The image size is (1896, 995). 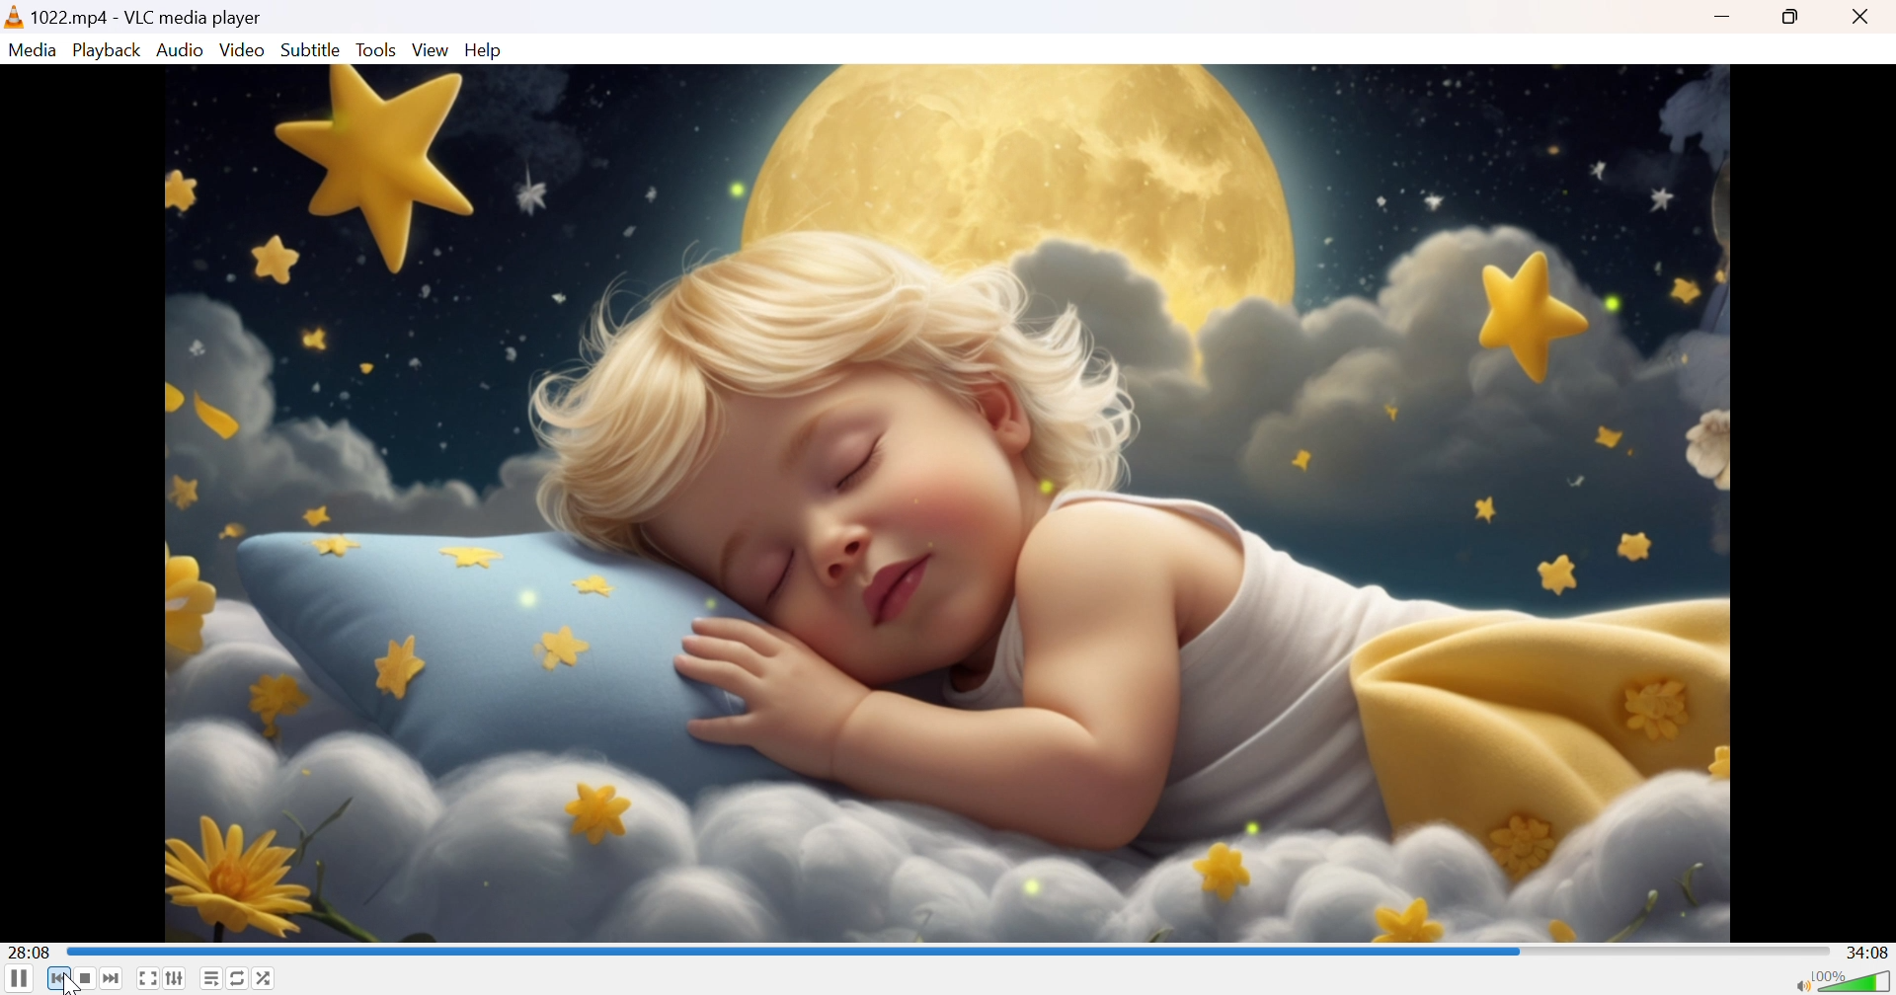 I want to click on Restore down, so click(x=1795, y=19).